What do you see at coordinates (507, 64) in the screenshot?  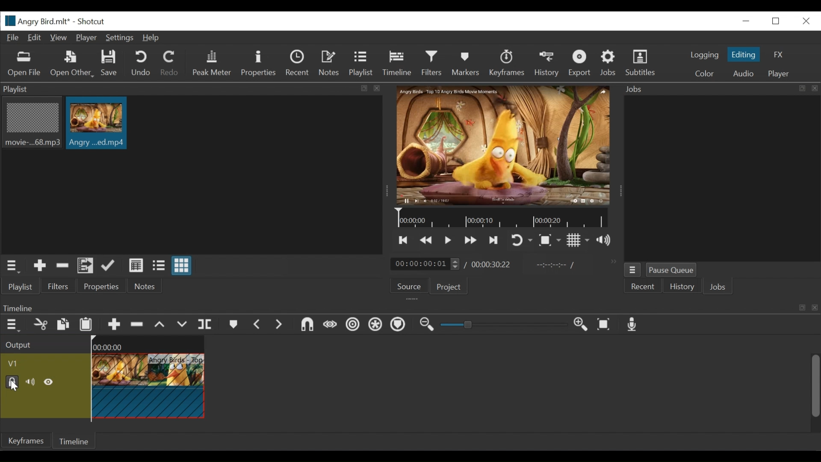 I see `Keyframes` at bounding box center [507, 64].